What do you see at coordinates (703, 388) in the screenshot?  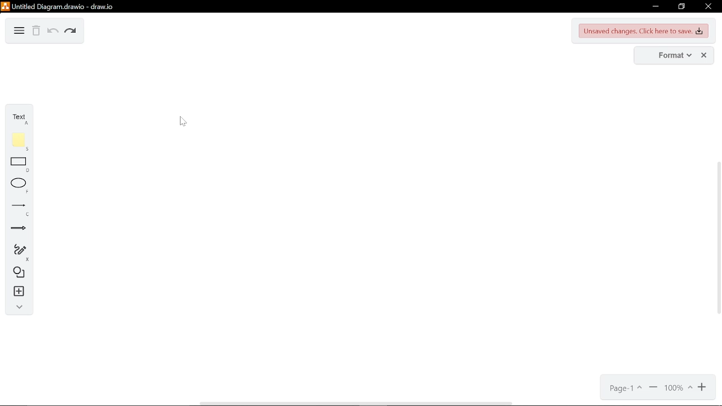 I see `zoom in` at bounding box center [703, 388].